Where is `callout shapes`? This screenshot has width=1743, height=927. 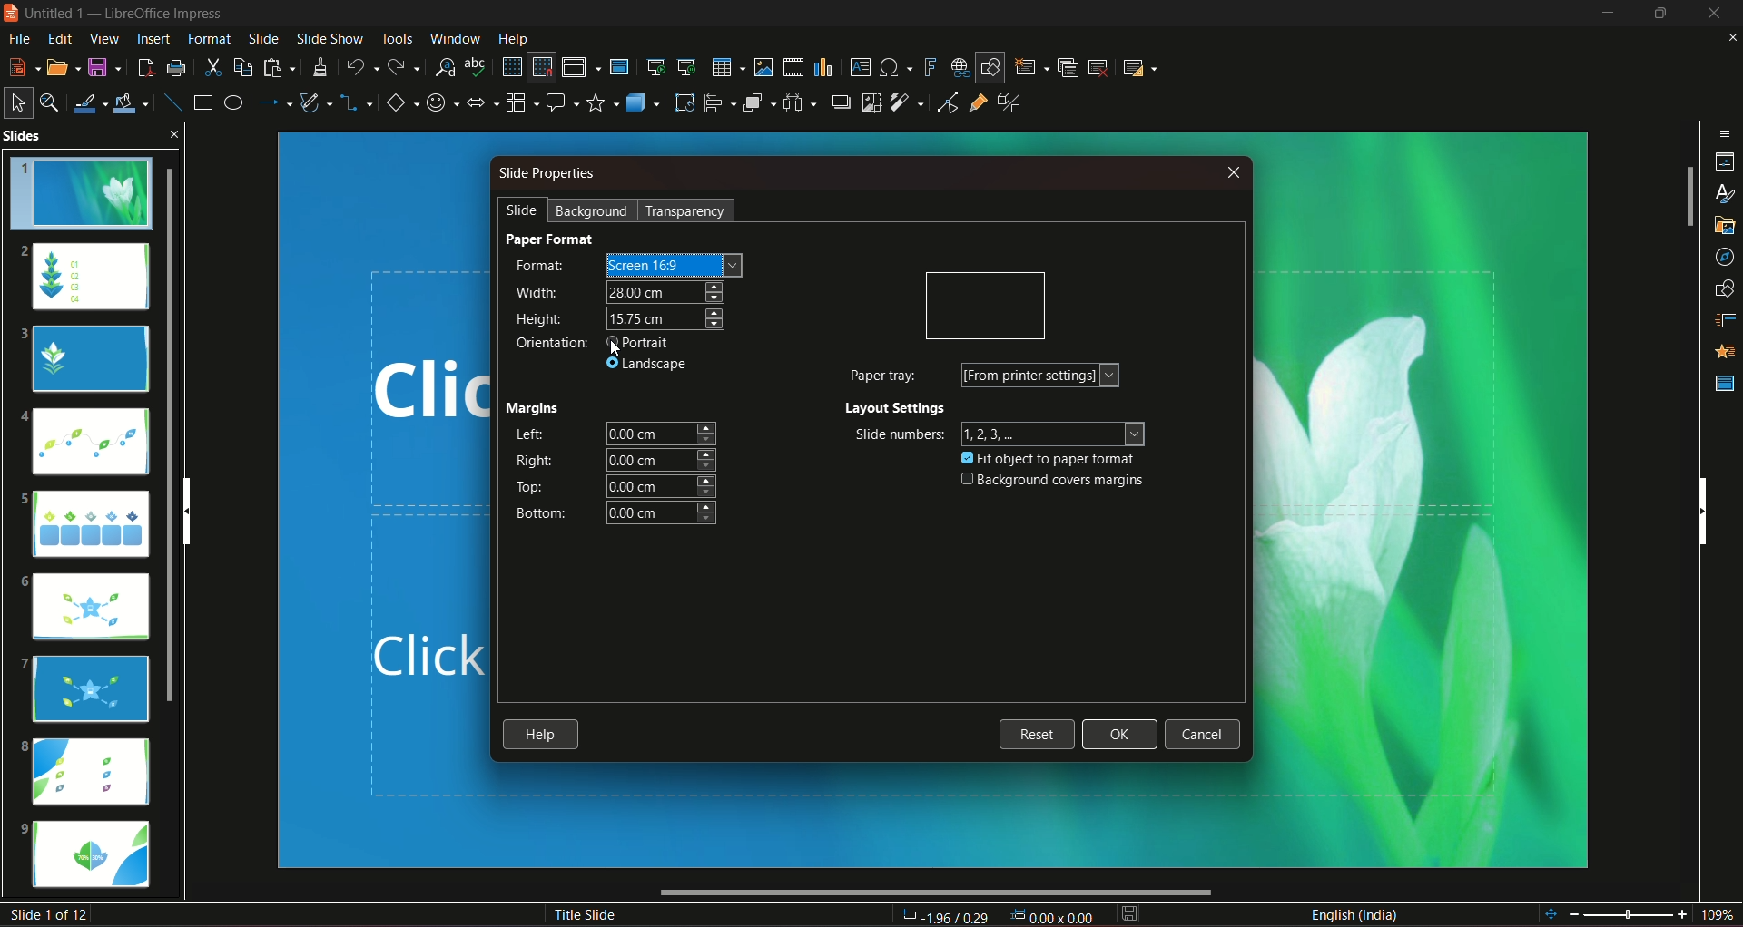
callout shapes is located at coordinates (563, 102).